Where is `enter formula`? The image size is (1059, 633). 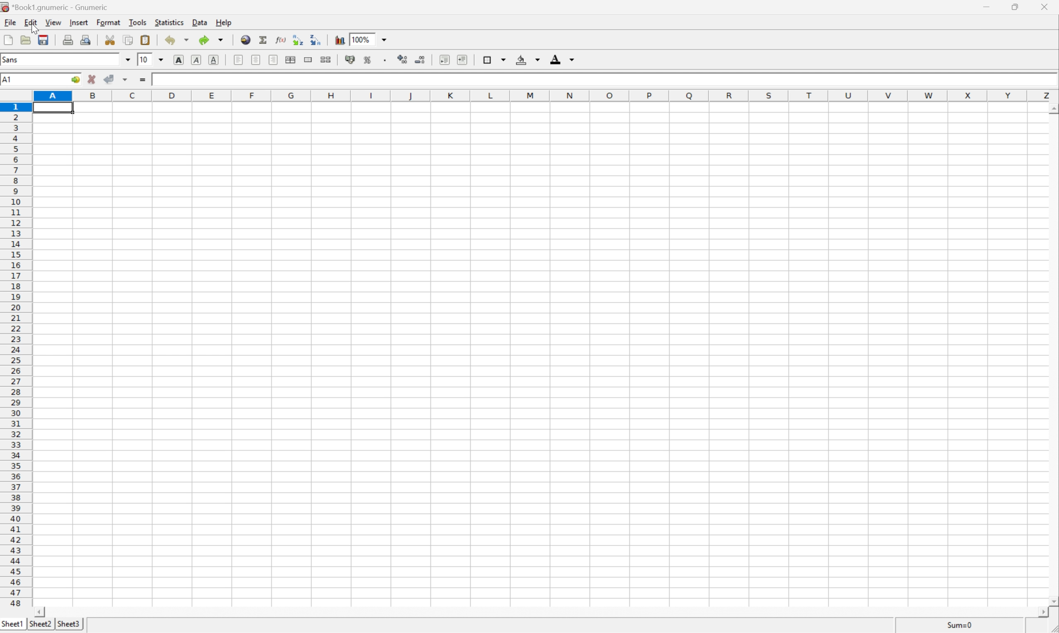
enter formula is located at coordinates (146, 78).